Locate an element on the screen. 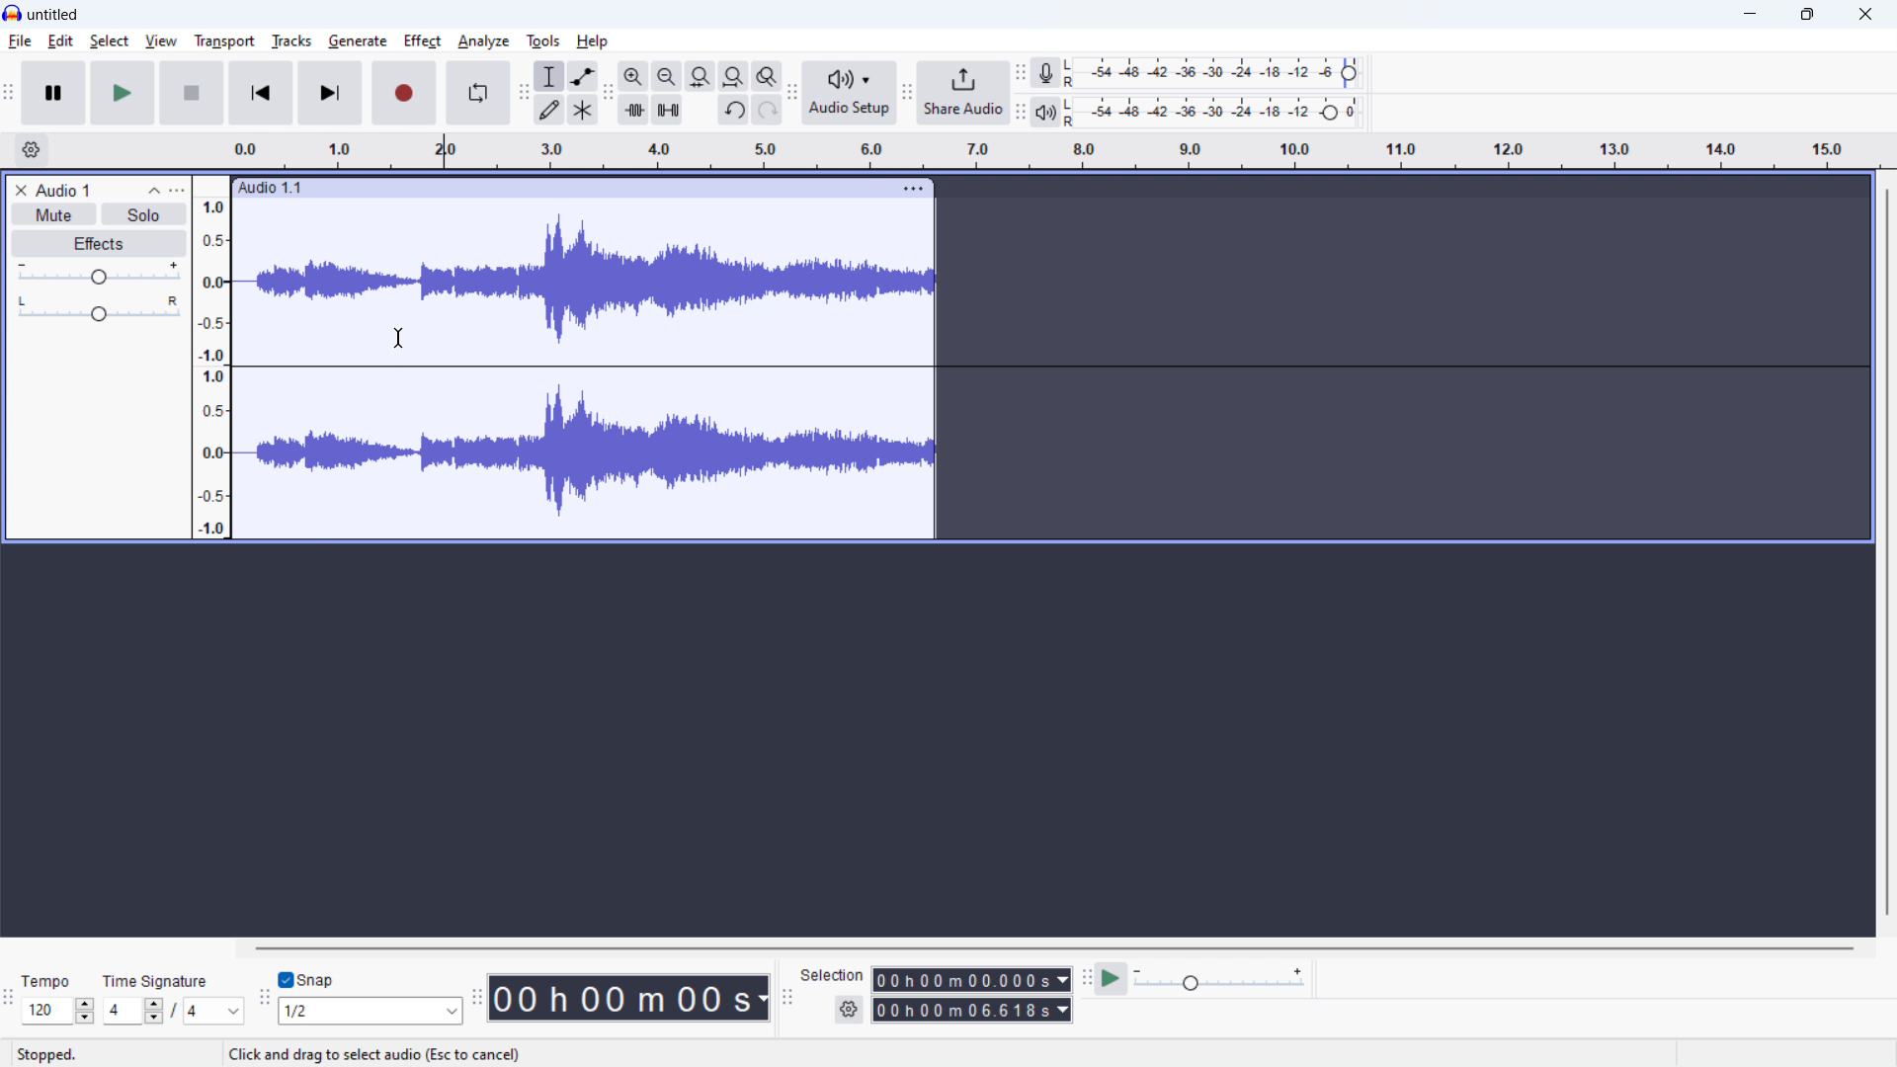 This screenshot has height=1067, width=1897. redo is located at coordinates (768, 110).